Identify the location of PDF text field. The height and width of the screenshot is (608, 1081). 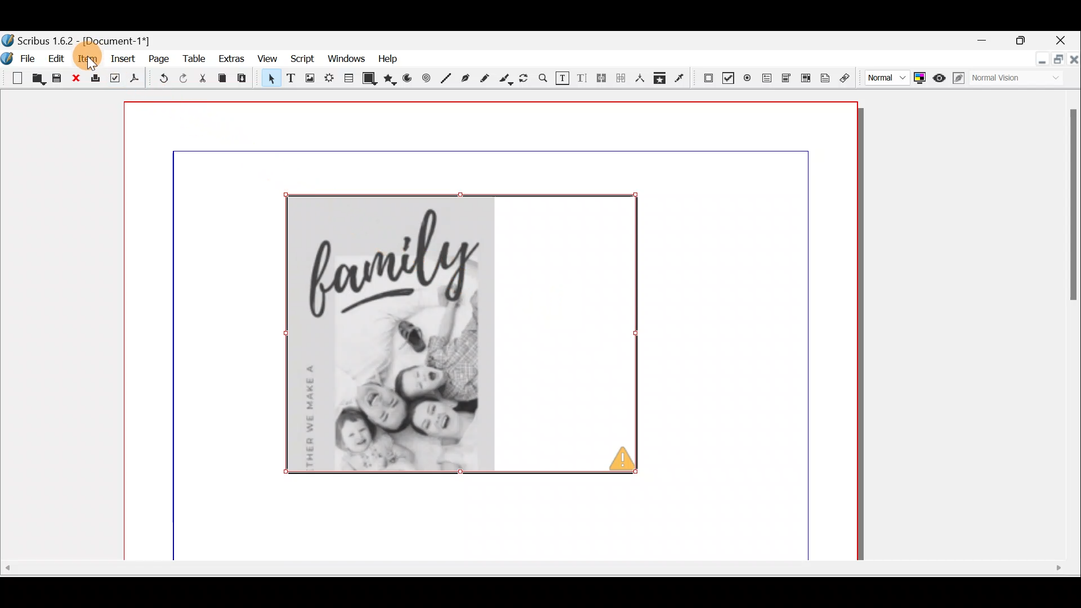
(765, 78).